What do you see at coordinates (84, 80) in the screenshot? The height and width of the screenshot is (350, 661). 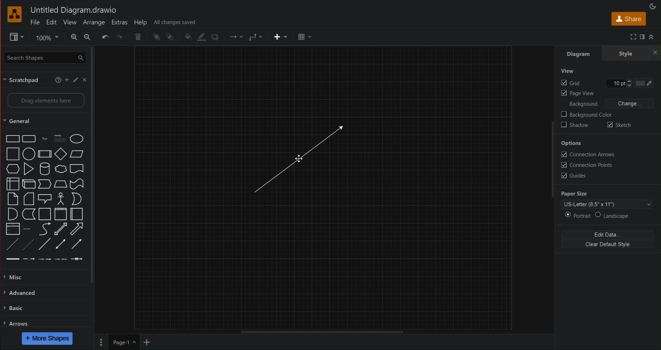 I see `Close` at bounding box center [84, 80].